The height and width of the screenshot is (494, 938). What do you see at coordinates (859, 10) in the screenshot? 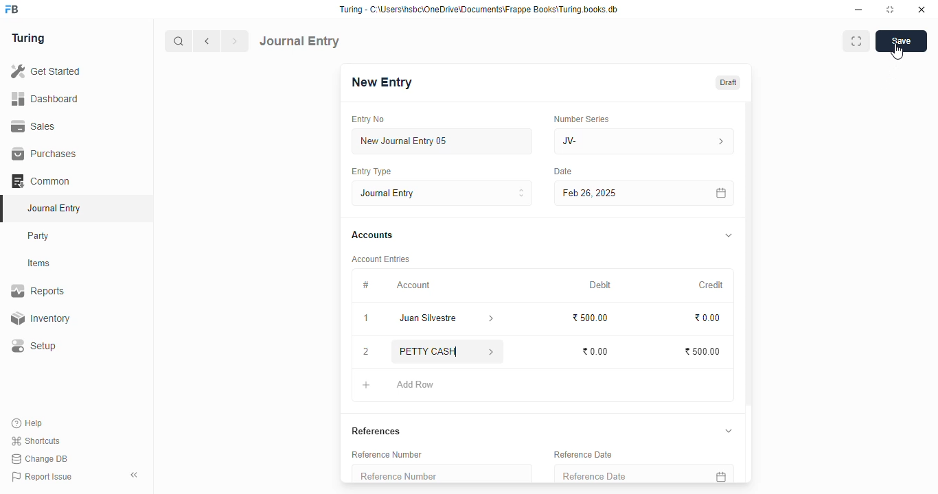
I see `minimize` at bounding box center [859, 10].